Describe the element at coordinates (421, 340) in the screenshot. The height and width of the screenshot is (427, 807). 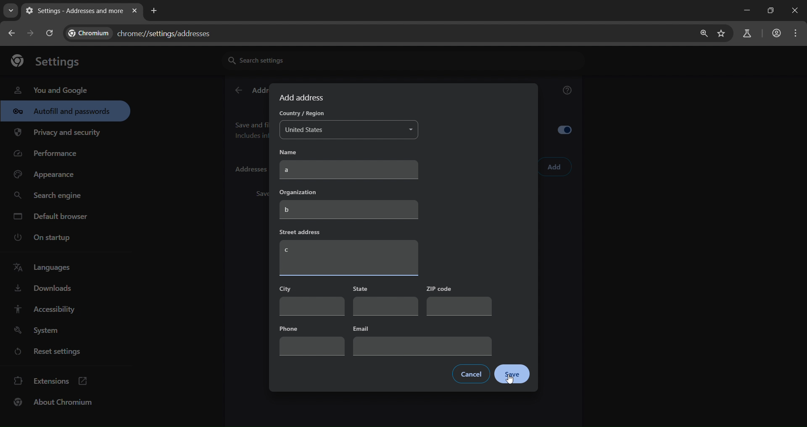
I see `email` at that location.